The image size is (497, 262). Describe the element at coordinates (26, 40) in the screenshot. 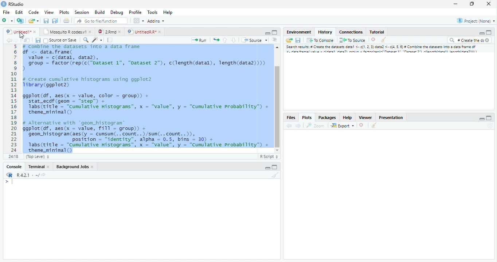

I see `Show in the new window` at that location.